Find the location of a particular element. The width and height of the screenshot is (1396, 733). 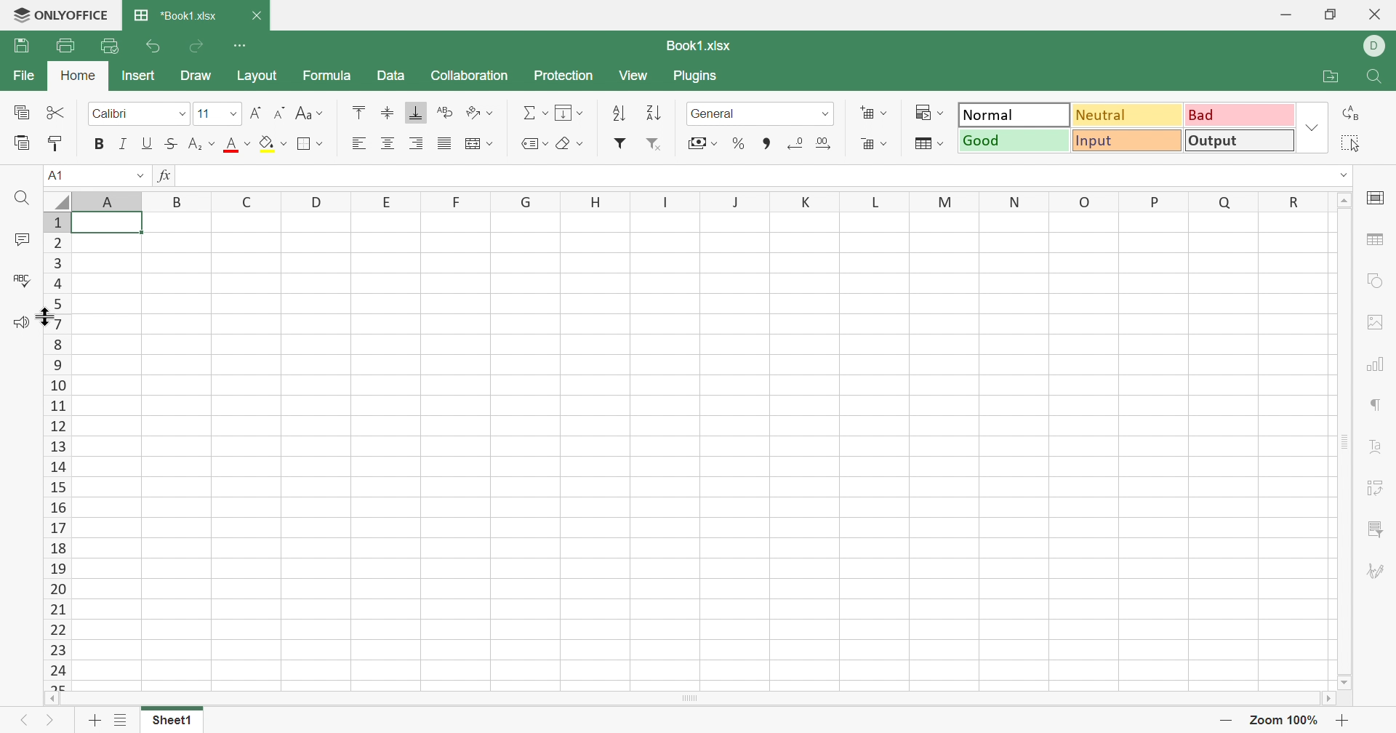

Scroll Left is located at coordinates (46, 698).